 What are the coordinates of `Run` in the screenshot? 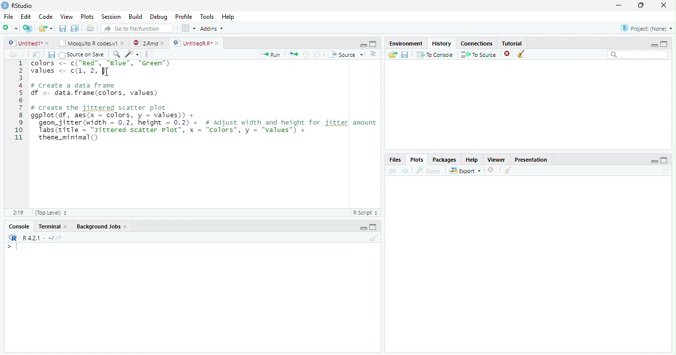 It's located at (270, 55).